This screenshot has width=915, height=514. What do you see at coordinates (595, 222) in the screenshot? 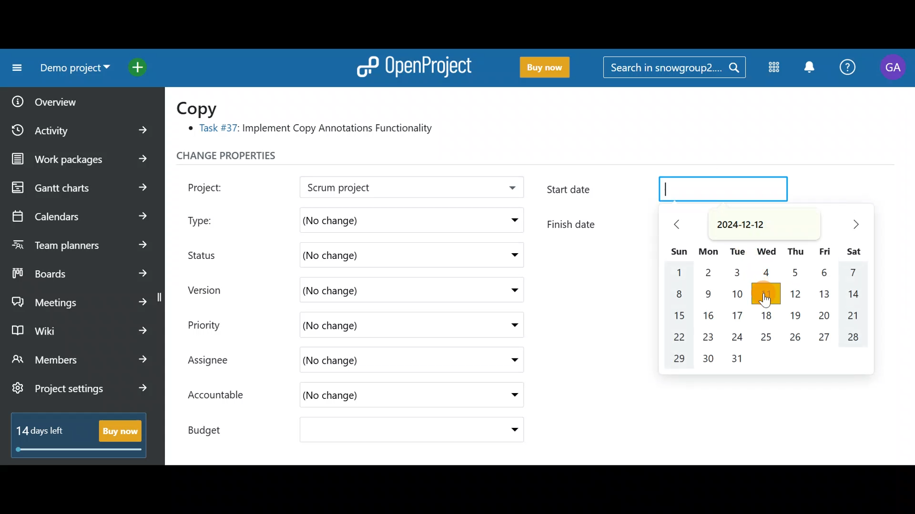
I see `Finish date` at bounding box center [595, 222].